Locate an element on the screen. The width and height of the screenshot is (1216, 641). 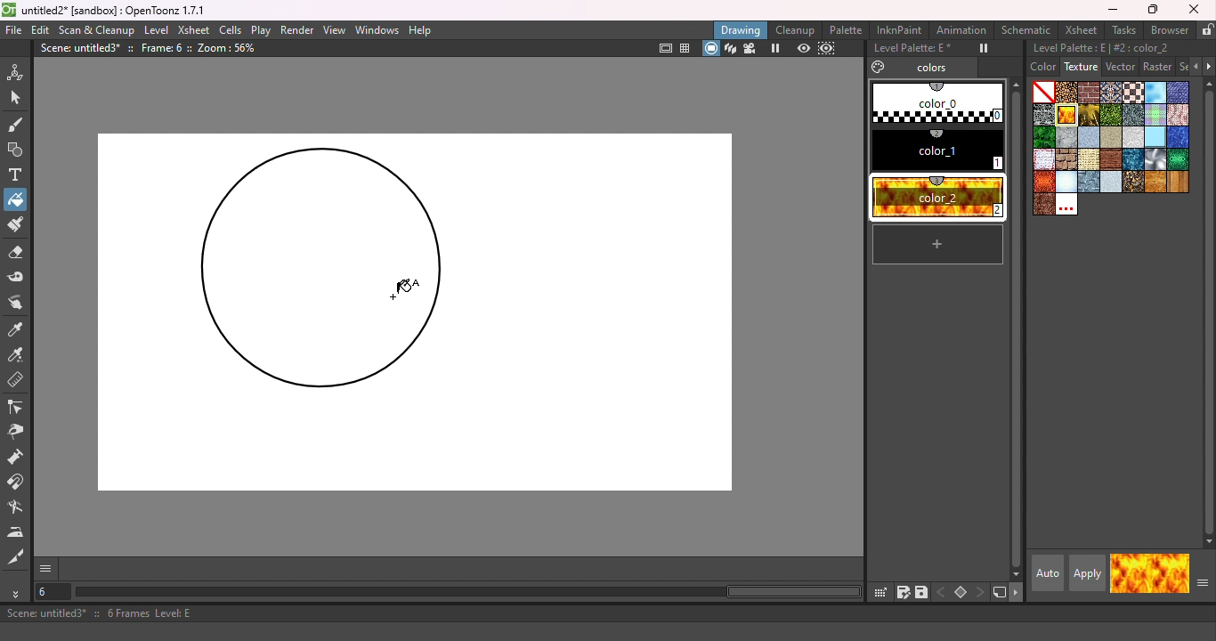
Animate tool is located at coordinates (19, 69).